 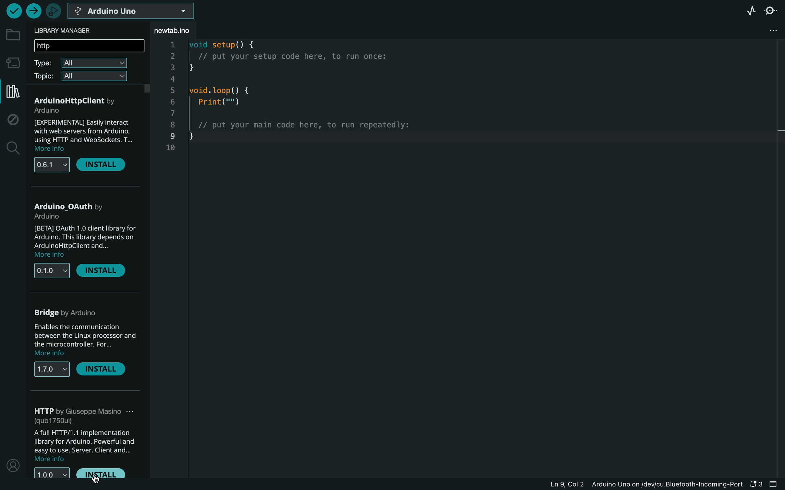 What do you see at coordinates (292, 107) in the screenshot?
I see `code` at bounding box center [292, 107].